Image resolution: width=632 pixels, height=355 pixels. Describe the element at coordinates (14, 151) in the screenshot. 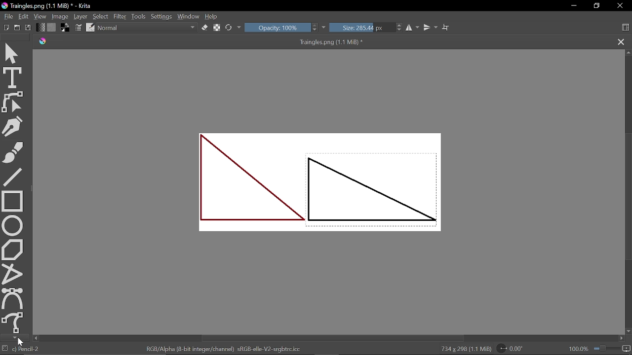

I see `Freehand brush tool` at that location.